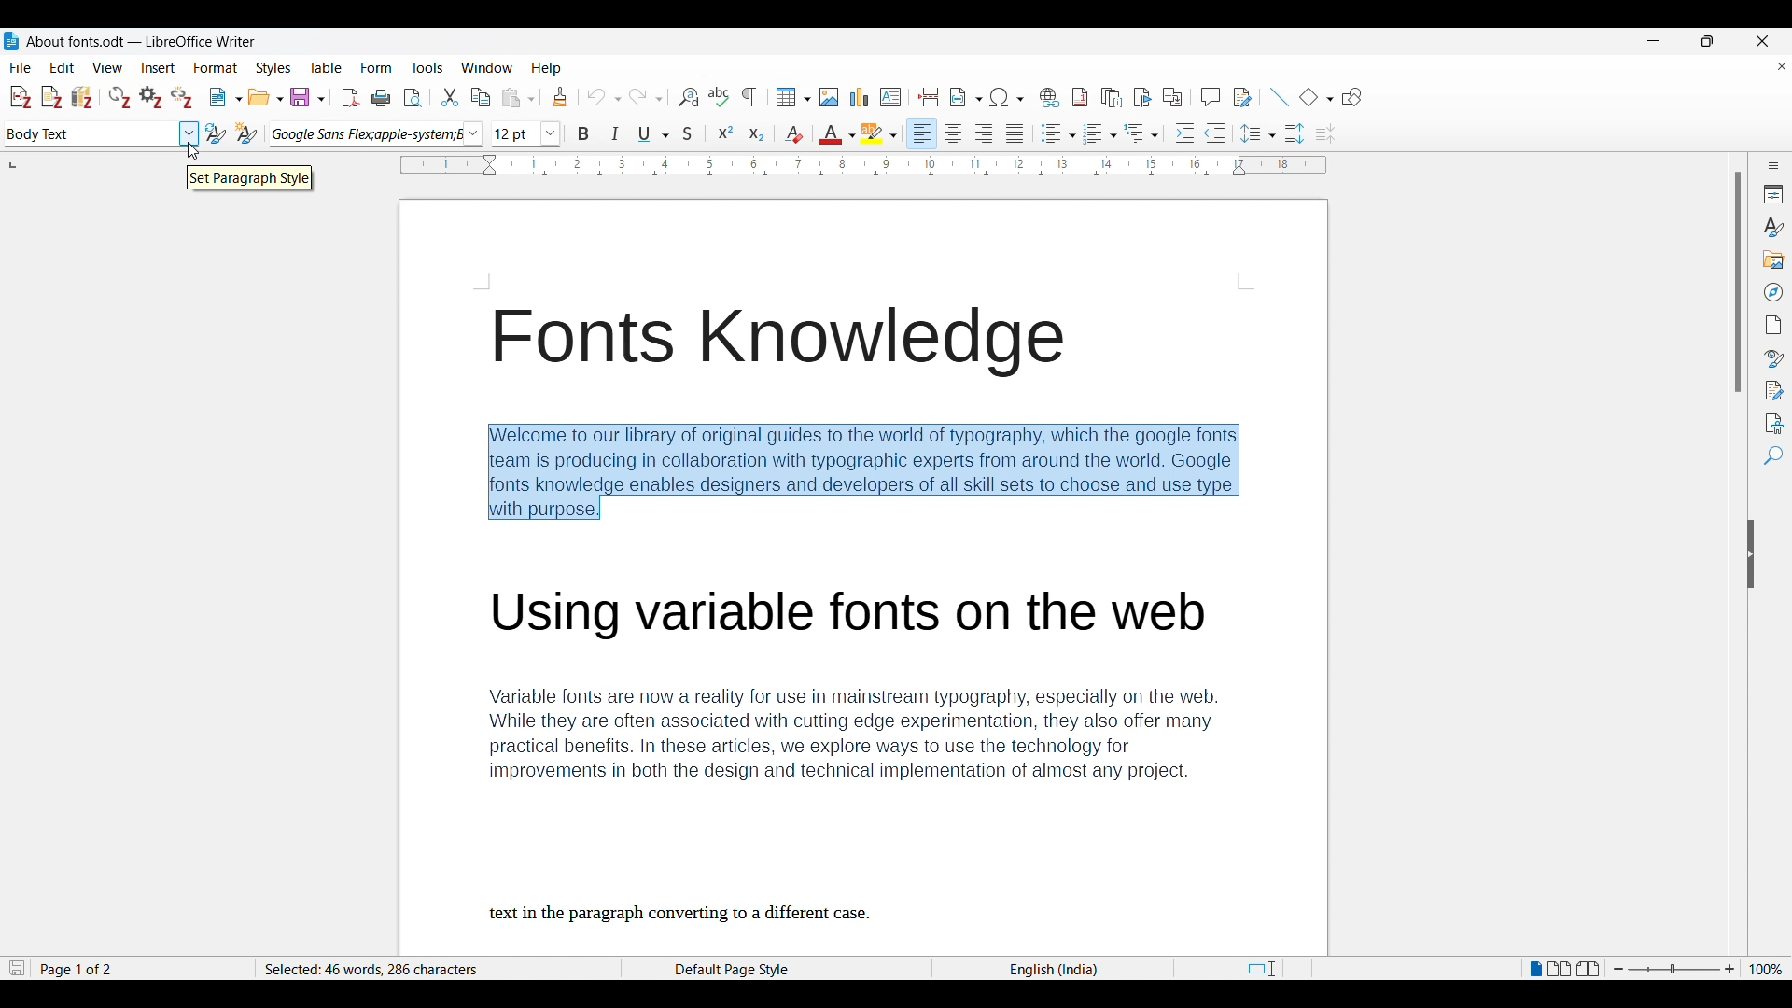  Describe the element at coordinates (1352, 96) in the screenshot. I see `Show draw functions` at that location.